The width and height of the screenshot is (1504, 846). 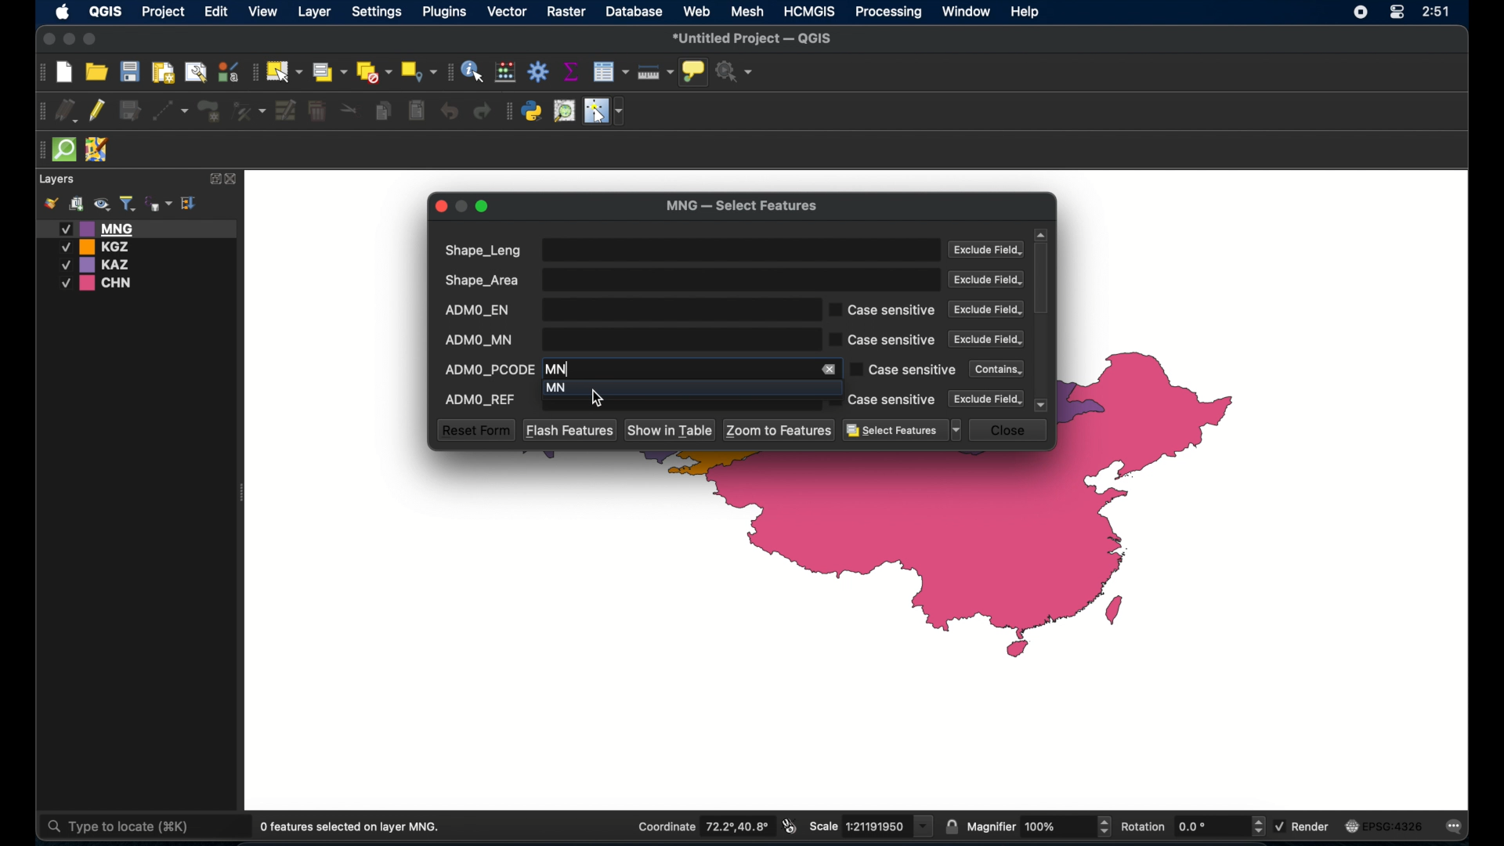 I want to click on case sensitive, so click(x=883, y=341).